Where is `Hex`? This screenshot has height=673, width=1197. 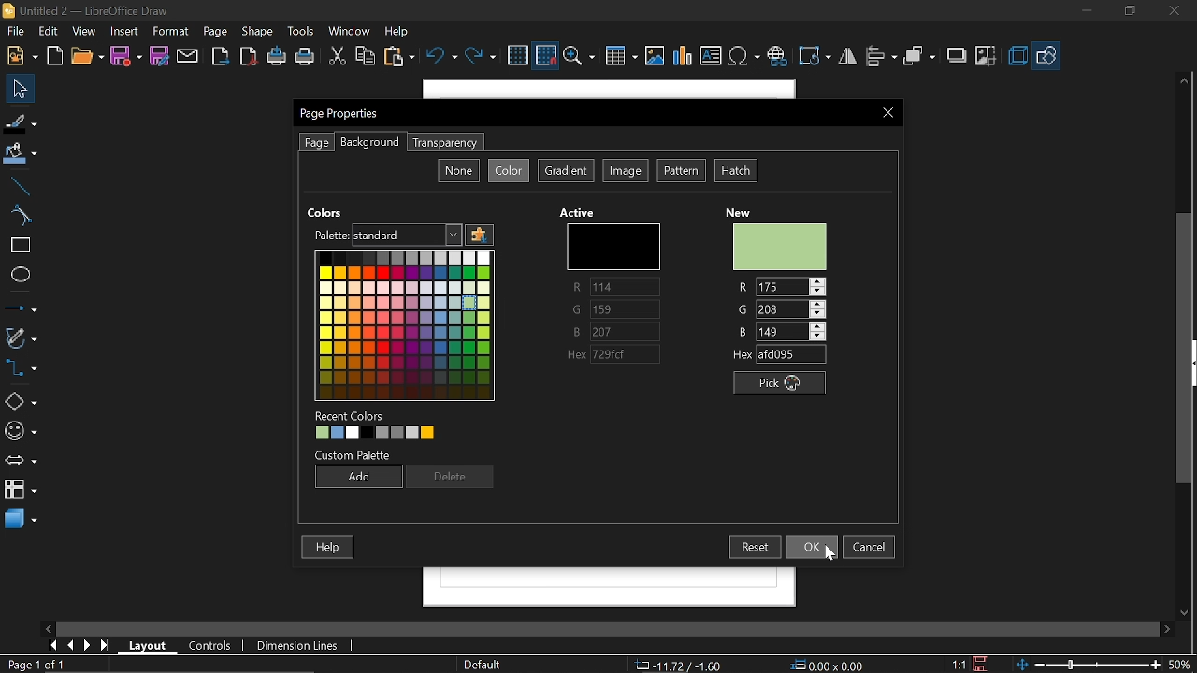
Hex is located at coordinates (780, 355).